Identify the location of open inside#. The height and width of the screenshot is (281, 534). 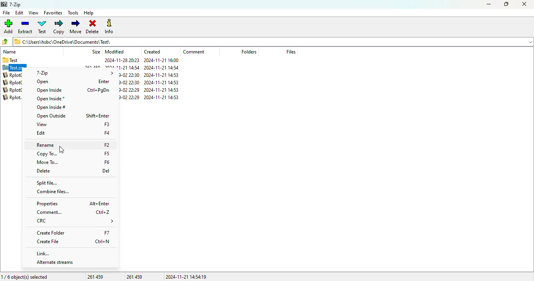
(50, 108).